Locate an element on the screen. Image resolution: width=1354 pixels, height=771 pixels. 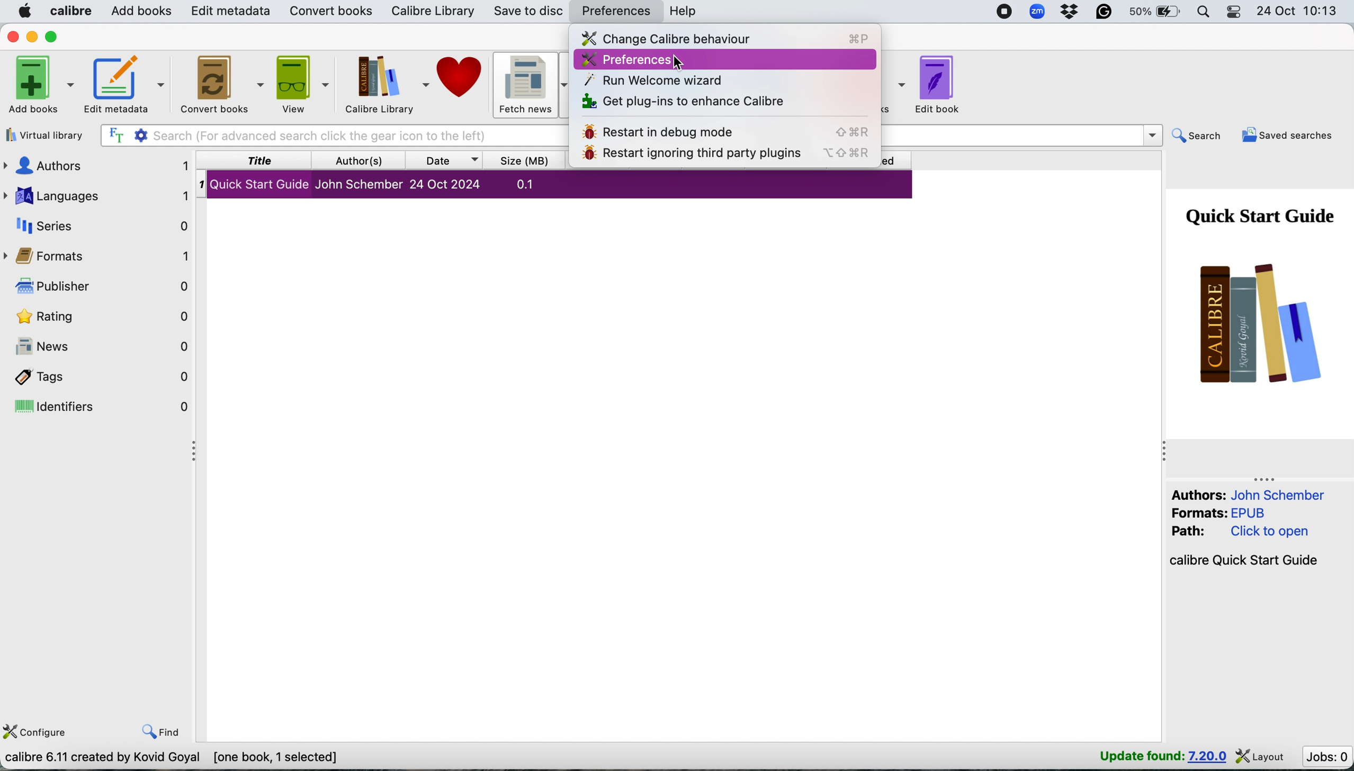
control center is located at coordinates (1234, 13).